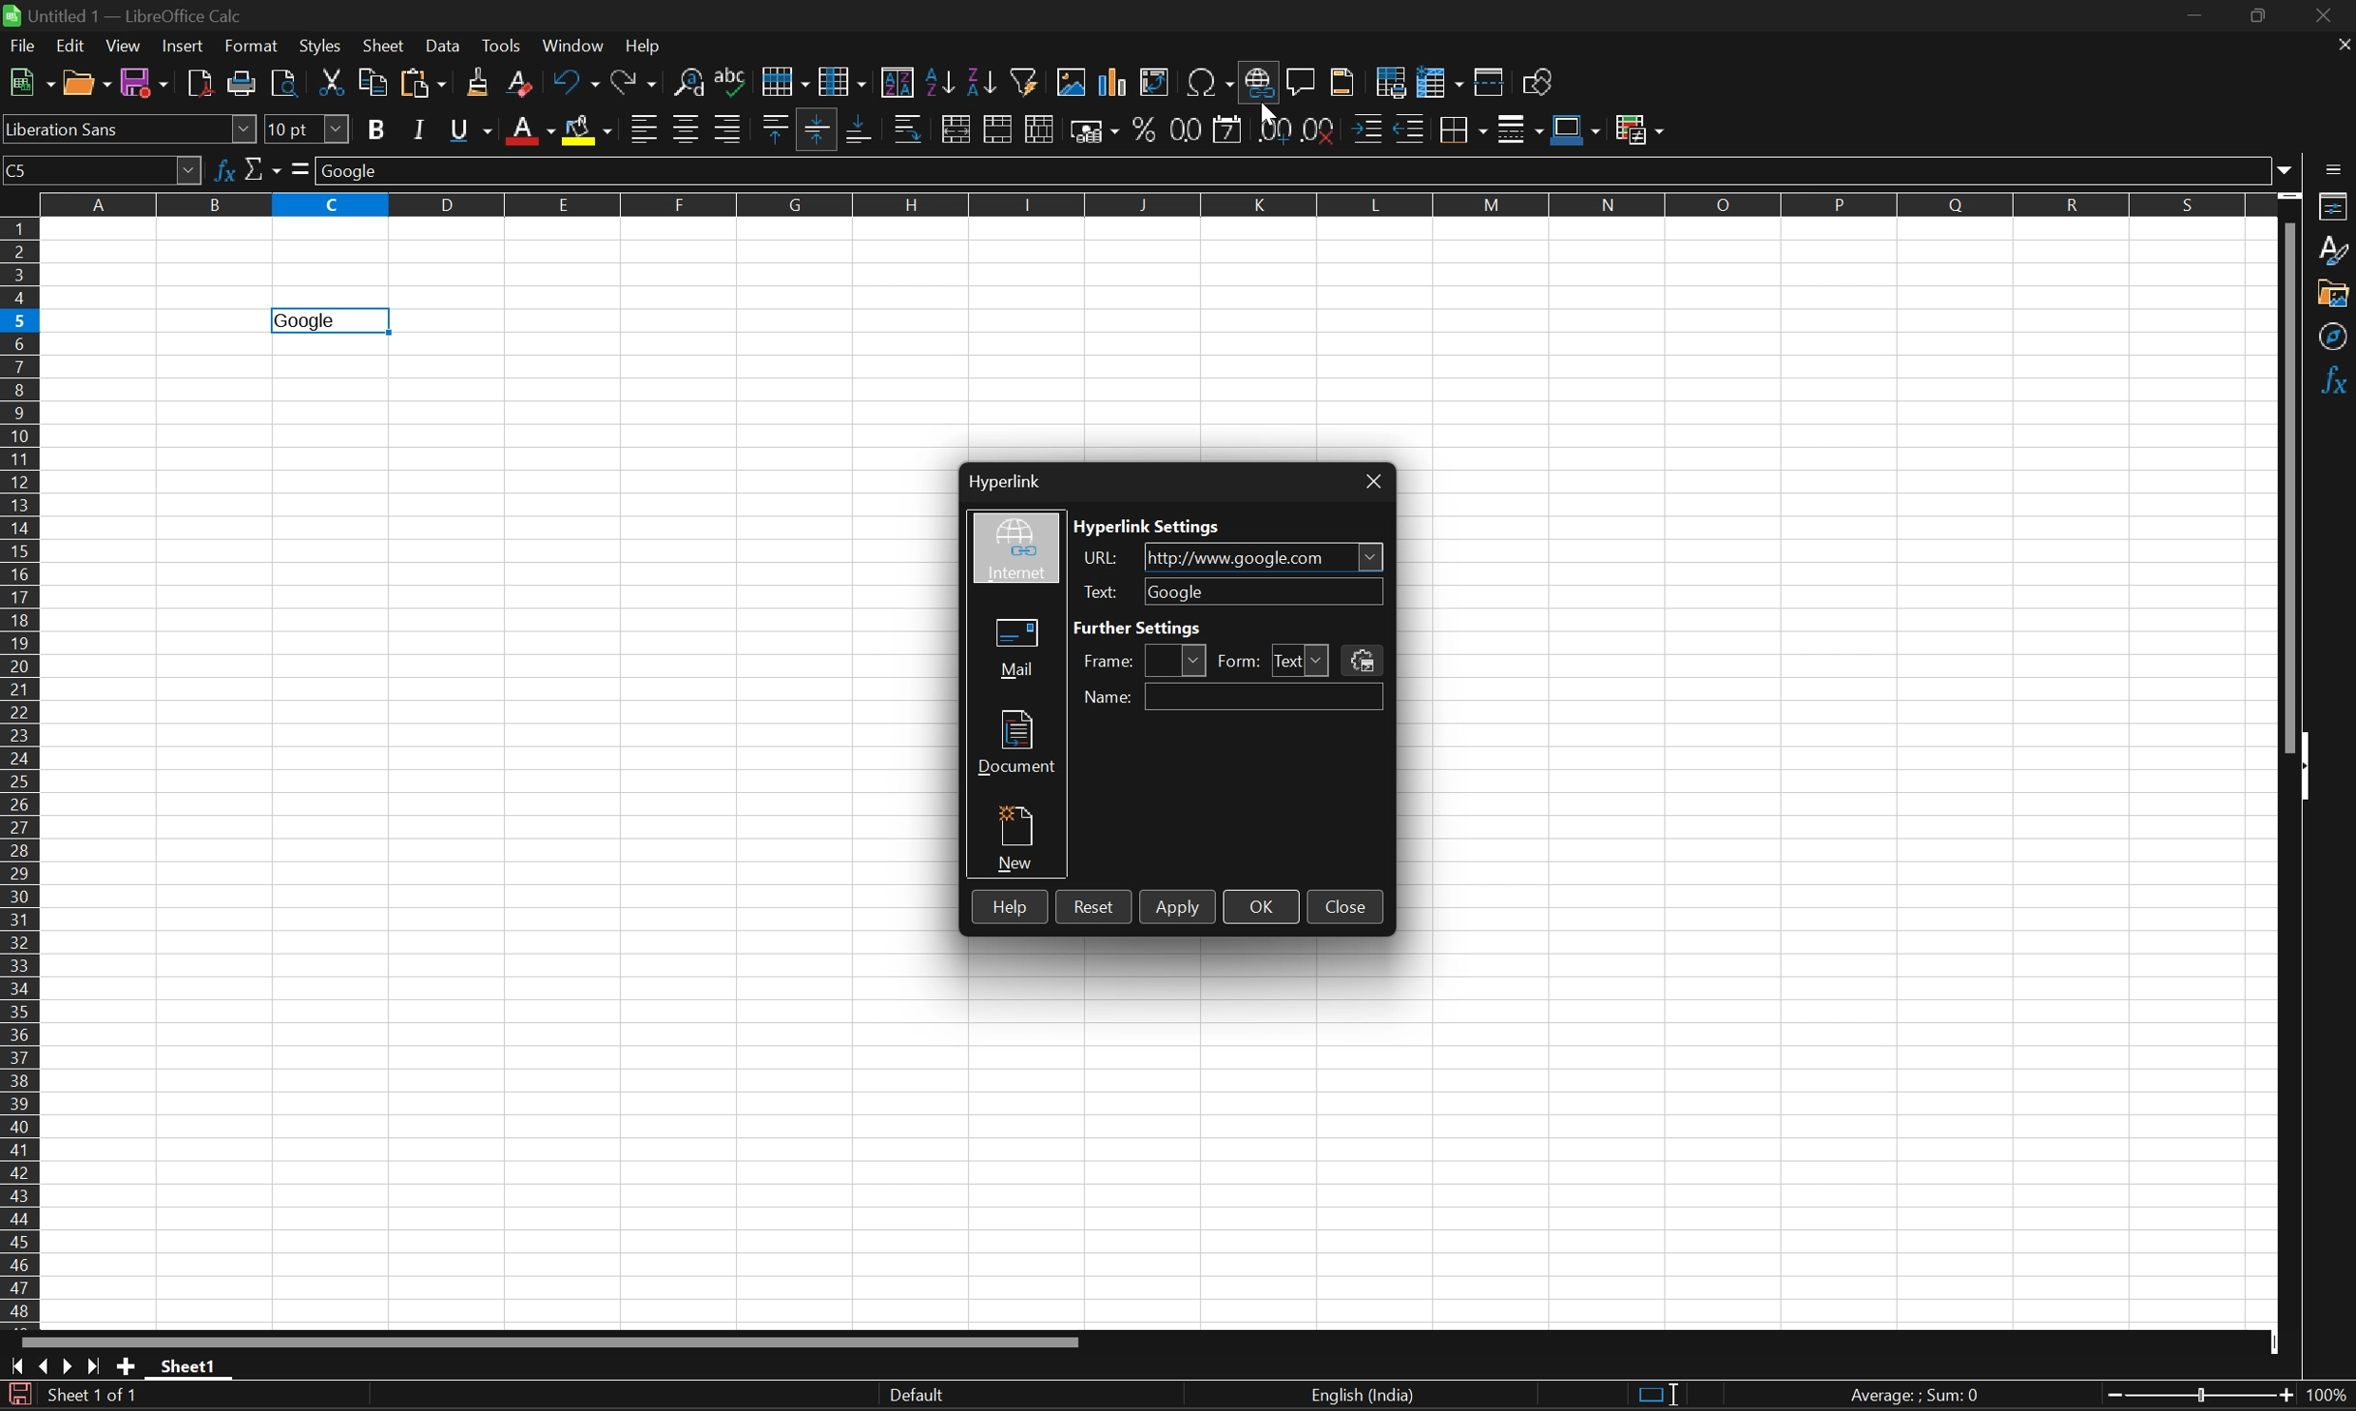 This screenshot has height=1411, width=2356. What do you see at coordinates (734, 74) in the screenshot?
I see `Spelling` at bounding box center [734, 74].